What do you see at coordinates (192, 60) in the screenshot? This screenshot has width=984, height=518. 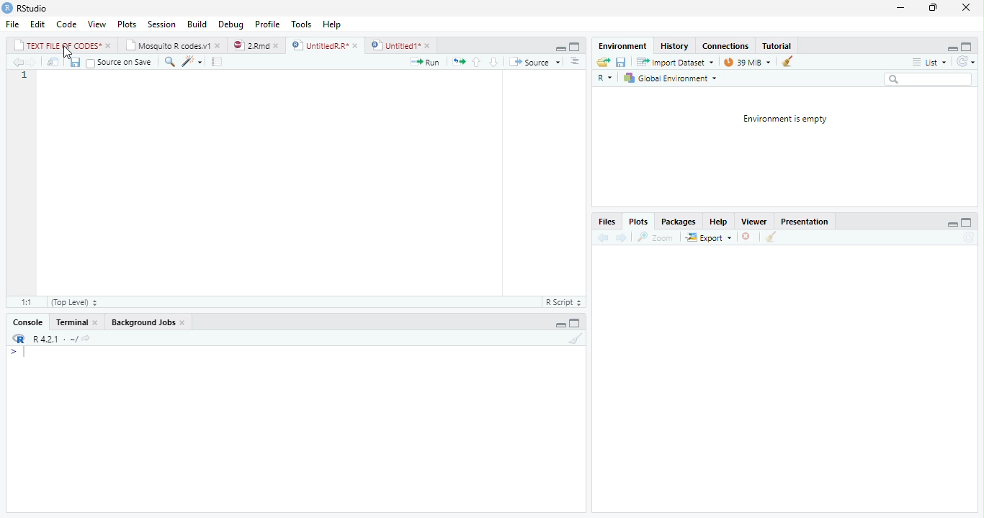 I see `Coding Tools` at bounding box center [192, 60].